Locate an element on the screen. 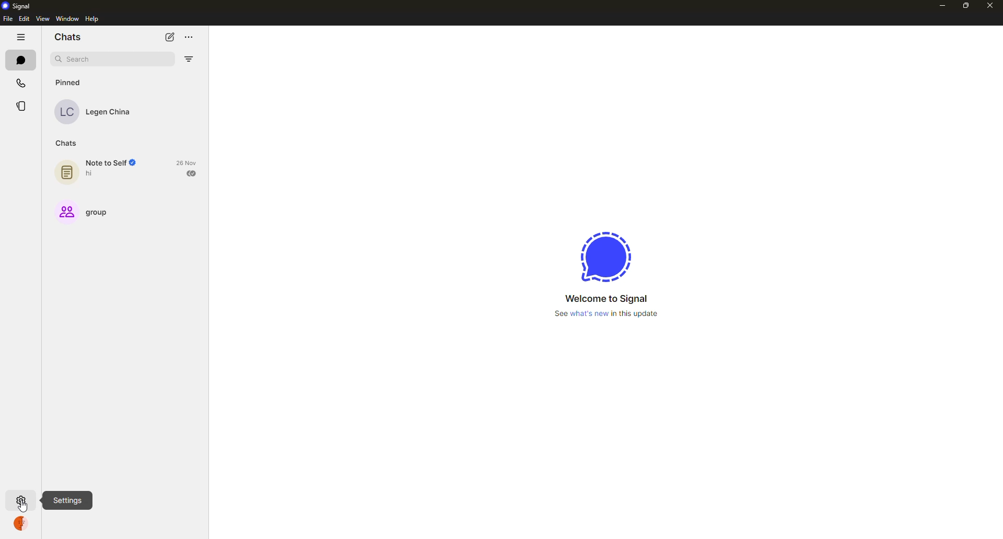  note to self is located at coordinates (101, 170).